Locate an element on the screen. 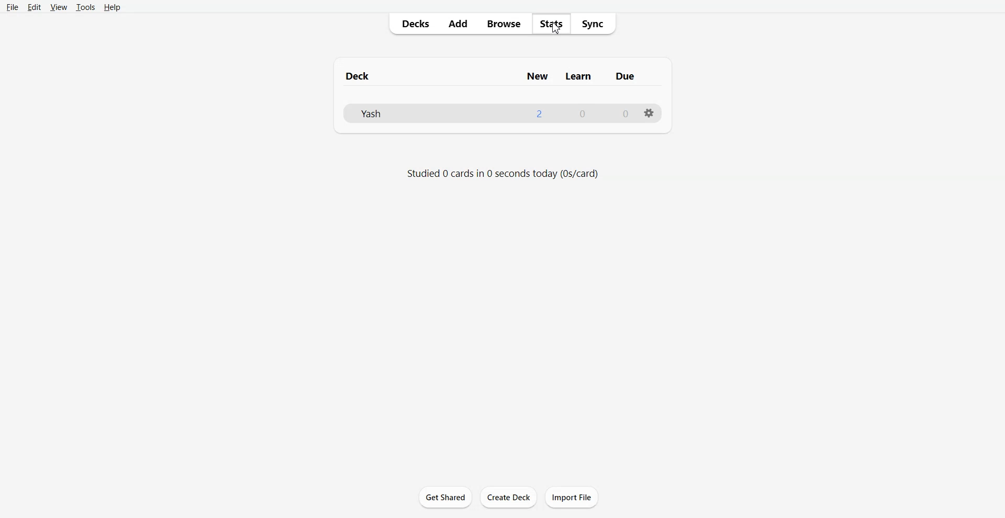  0 is located at coordinates (622, 113).